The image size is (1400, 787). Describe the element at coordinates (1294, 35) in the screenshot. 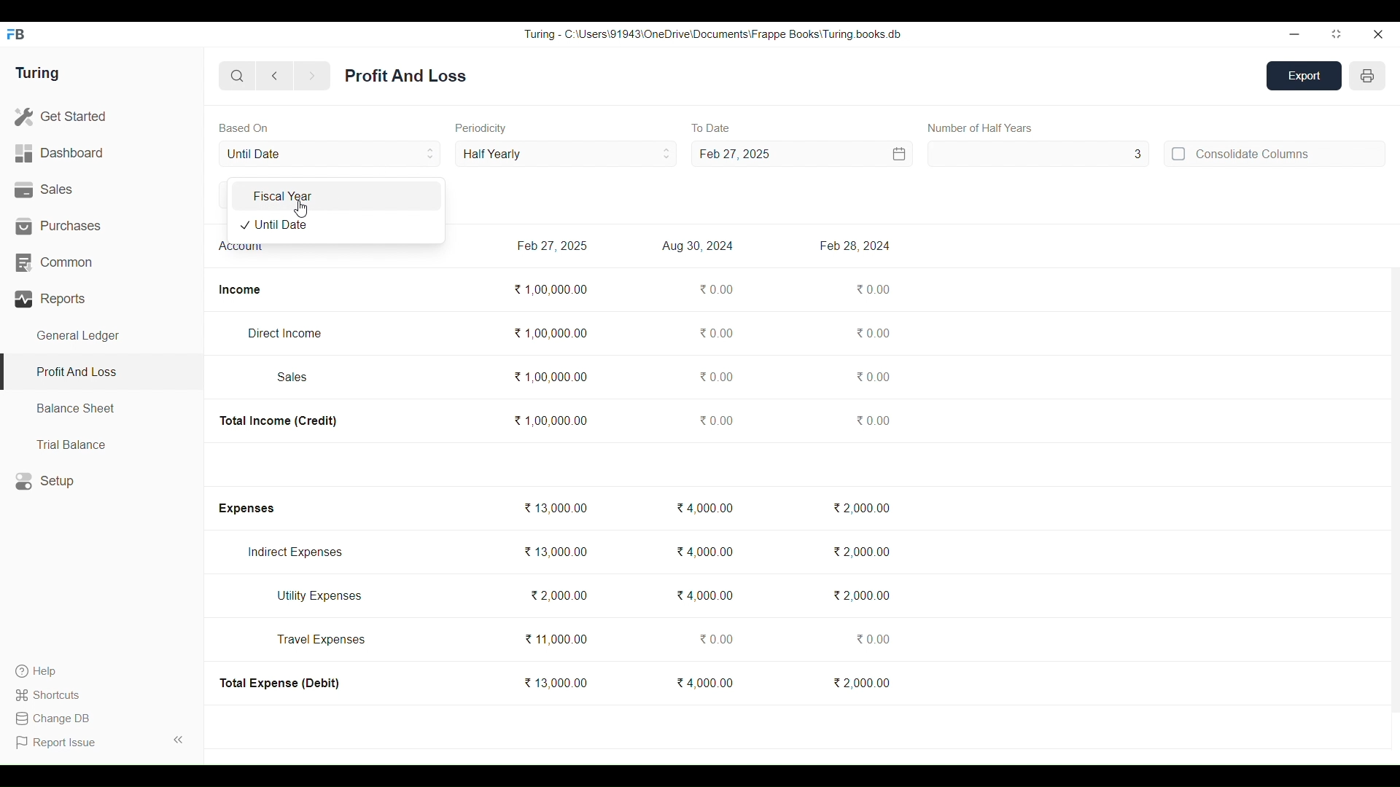

I see `Minimize` at that location.